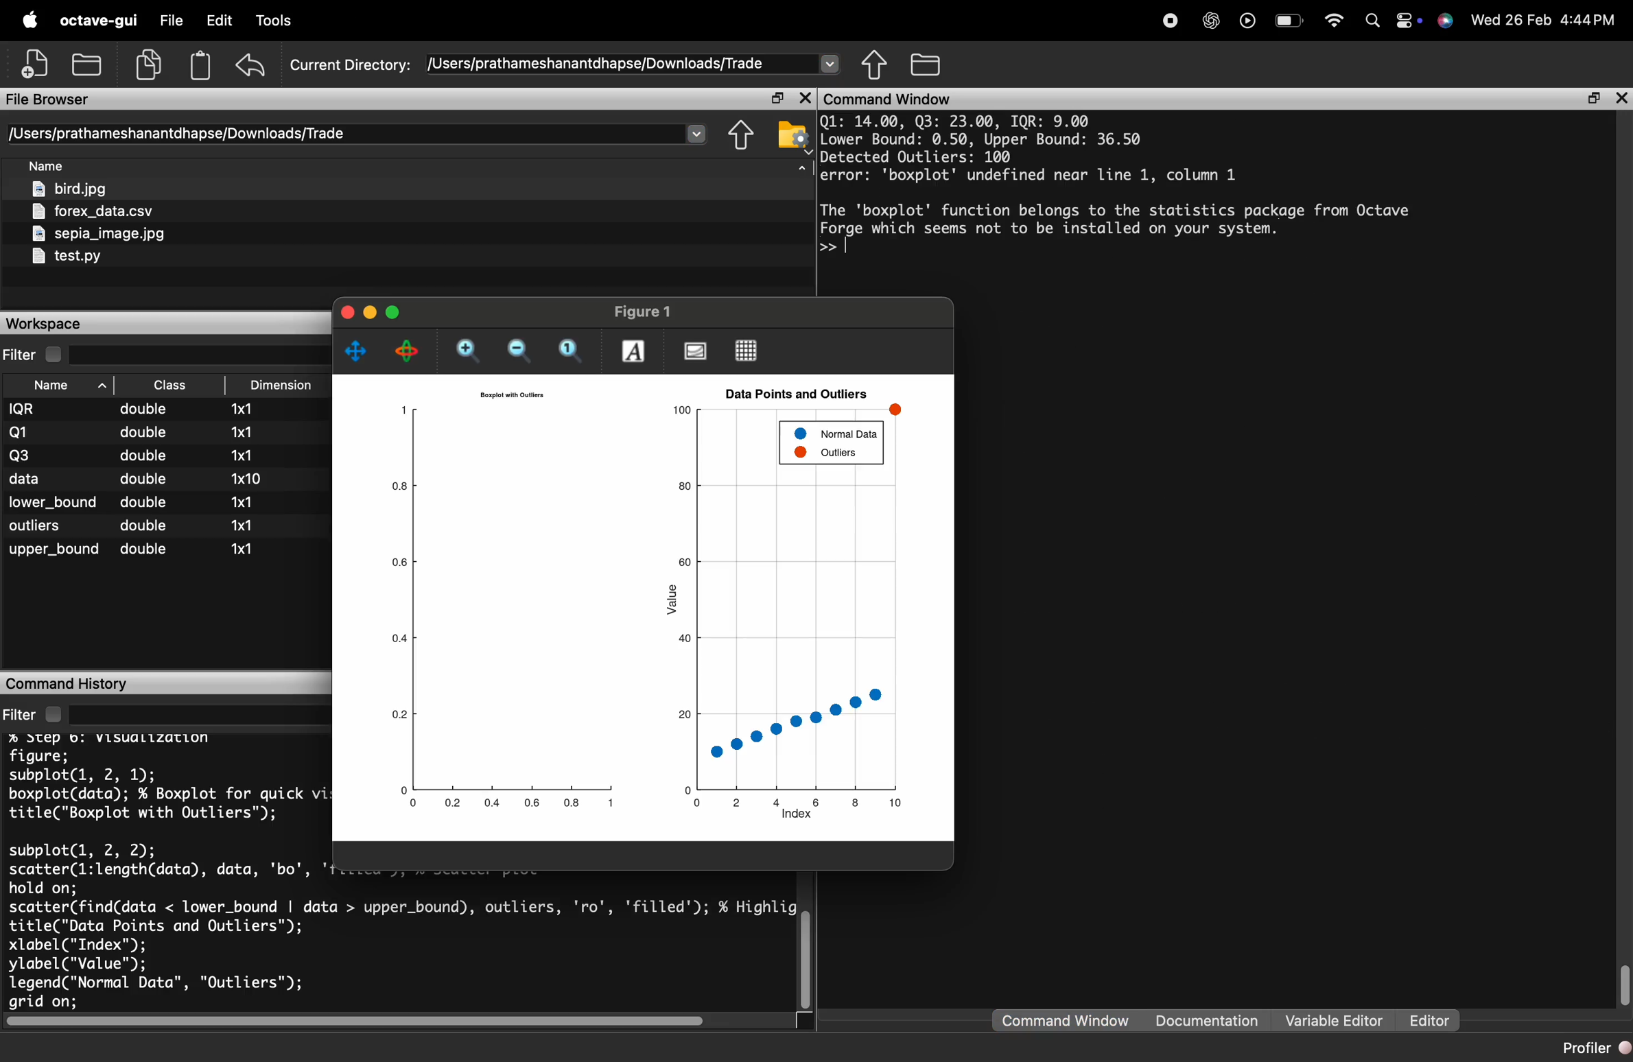 The width and height of the screenshot is (1633, 1062). What do you see at coordinates (395, 313) in the screenshot?
I see `maximise` at bounding box center [395, 313].